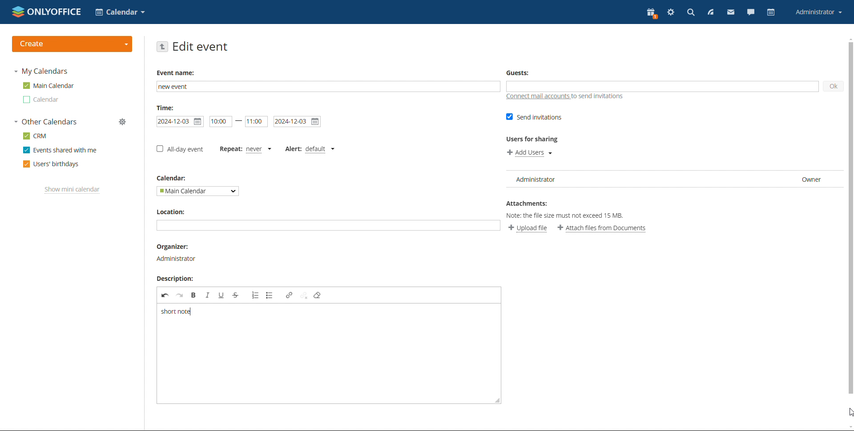 This screenshot has height=431, width=854. Describe the element at coordinates (530, 153) in the screenshot. I see `add users` at that location.